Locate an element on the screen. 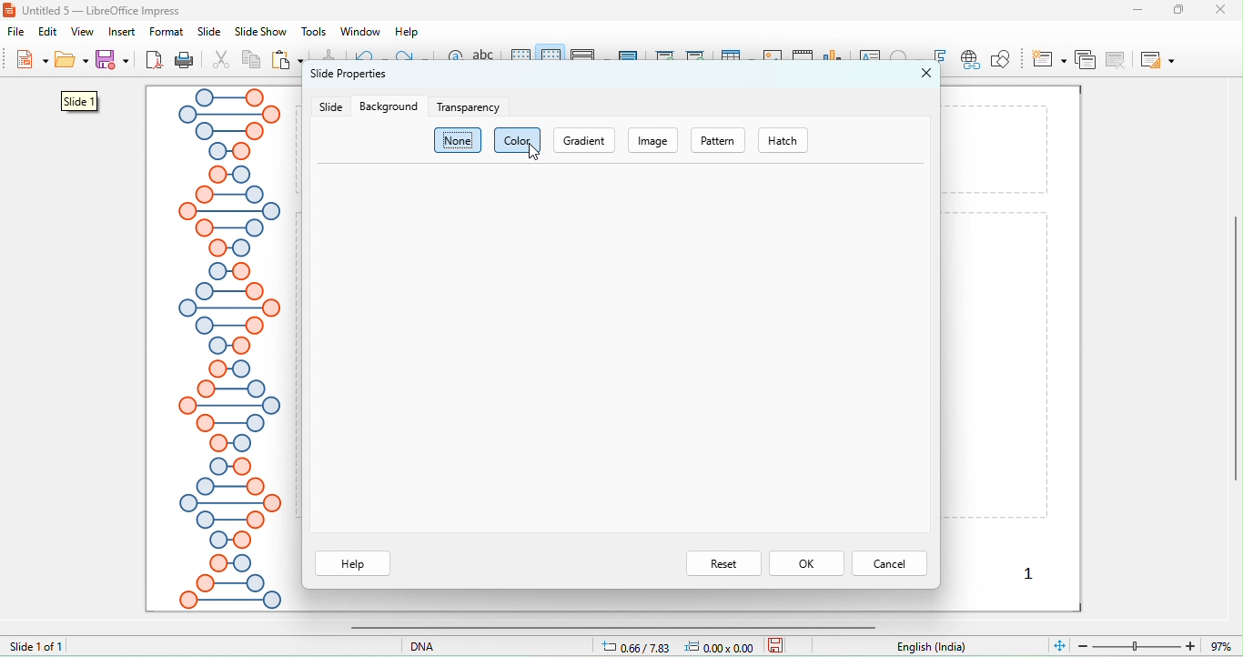  insert is located at coordinates (123, 32).